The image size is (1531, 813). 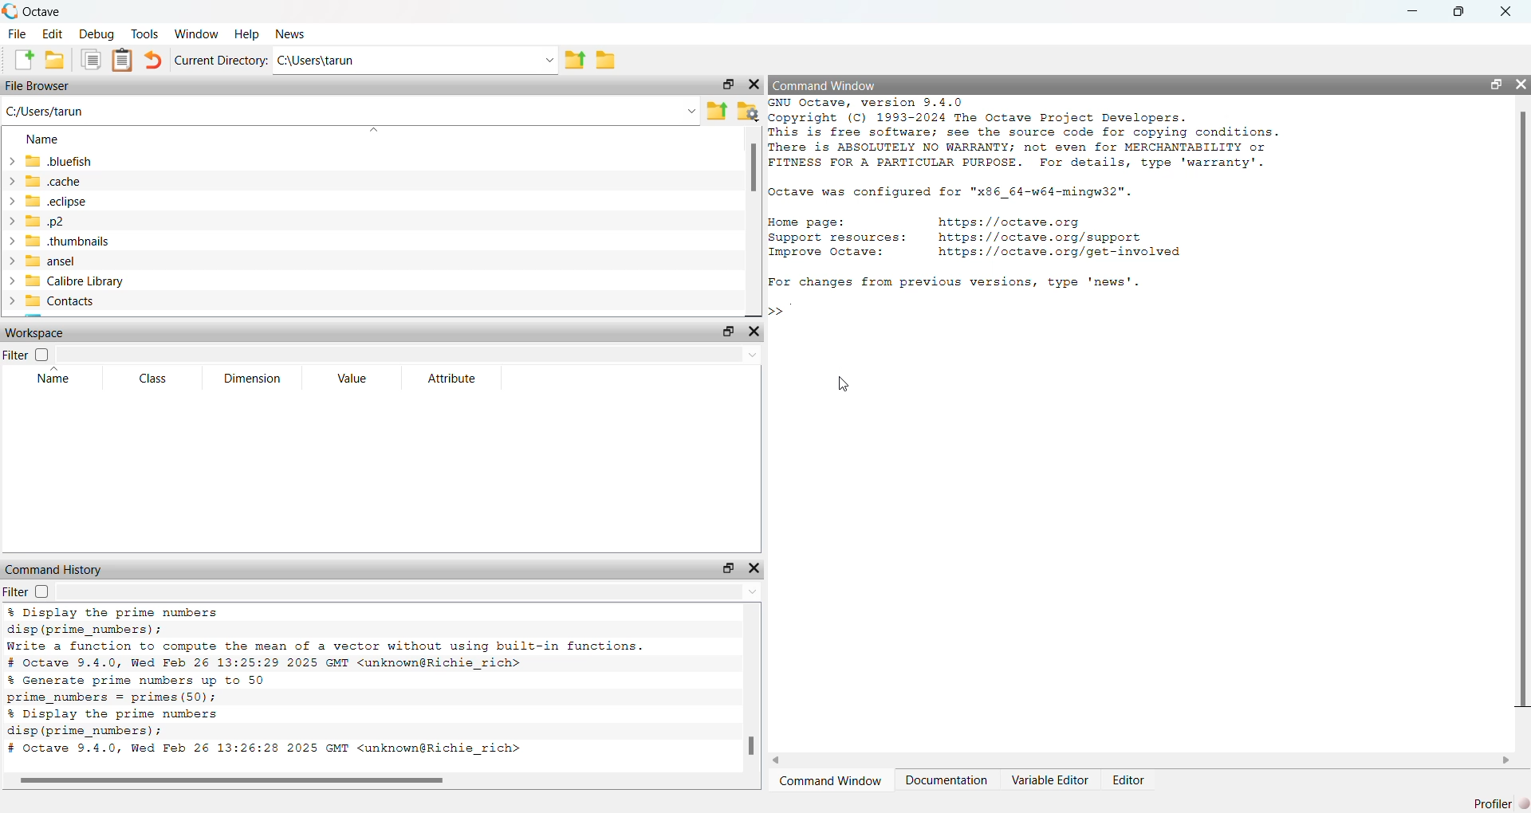 What do you see at coordinates (754, 167) in the screenshot?
I see `scroll bar` at bounding box center [754, 167].